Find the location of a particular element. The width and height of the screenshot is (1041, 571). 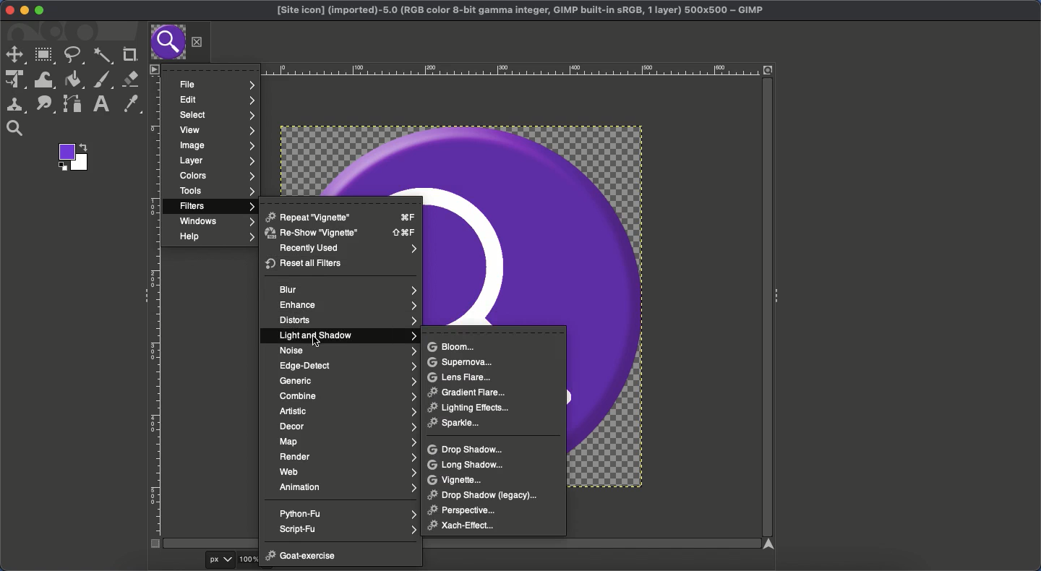

Move tool is located at coordinates (14, 55).